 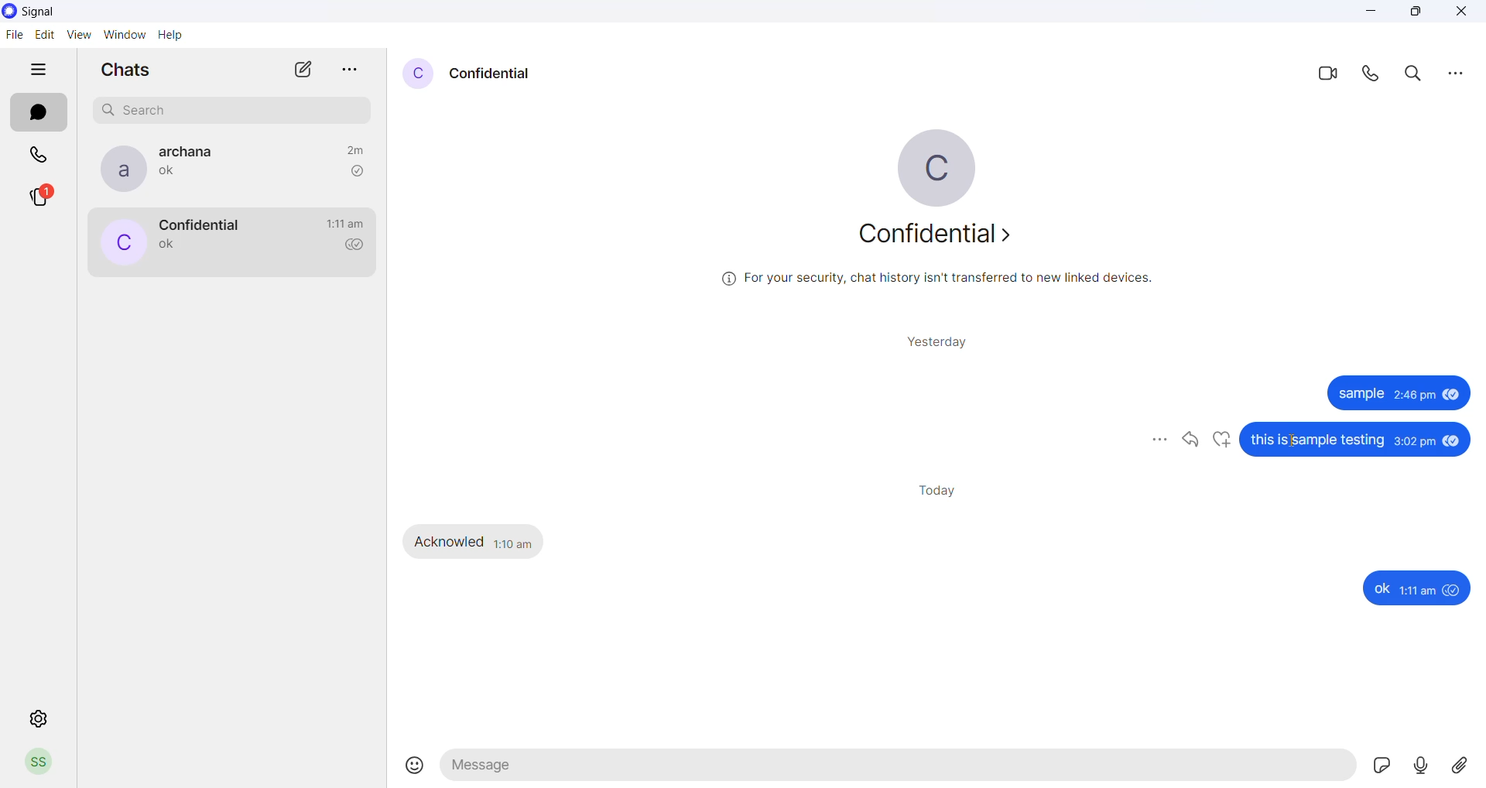 I want to click on share attachment, so click(x=1466, y=765).